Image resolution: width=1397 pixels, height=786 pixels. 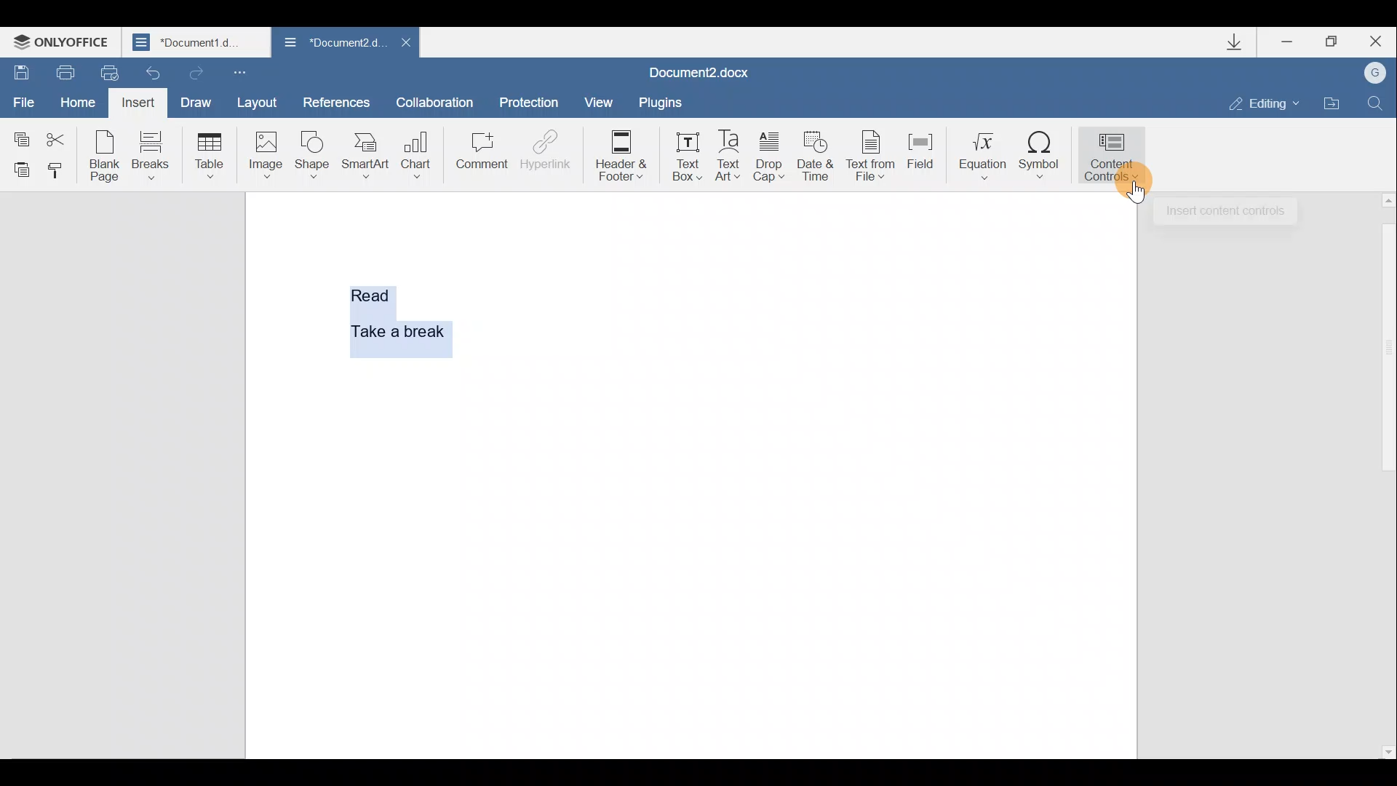 I want to click on Collaboration, so click(x=435, y=100).